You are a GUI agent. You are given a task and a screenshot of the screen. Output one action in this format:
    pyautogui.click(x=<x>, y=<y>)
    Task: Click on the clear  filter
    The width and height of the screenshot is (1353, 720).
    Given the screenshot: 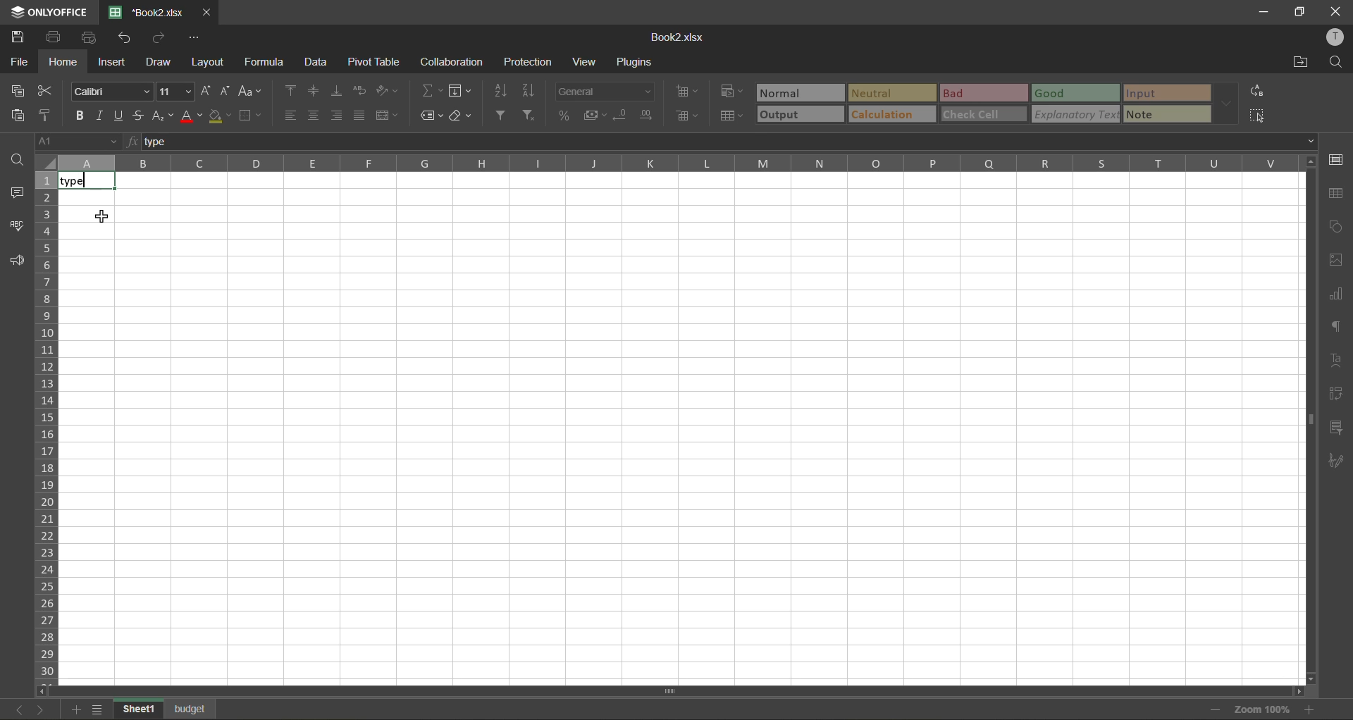 What is the action you would take?
    pyautogui.click(x=533, y=116)
    